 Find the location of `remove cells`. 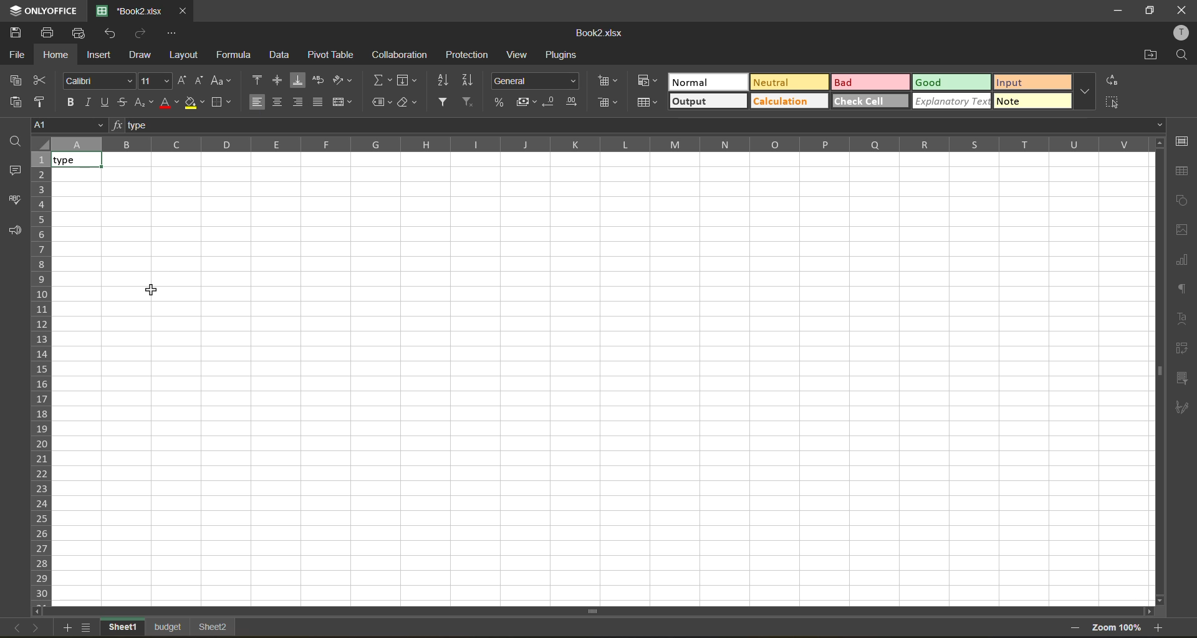

remove cells is located at coordinates (608, 105).